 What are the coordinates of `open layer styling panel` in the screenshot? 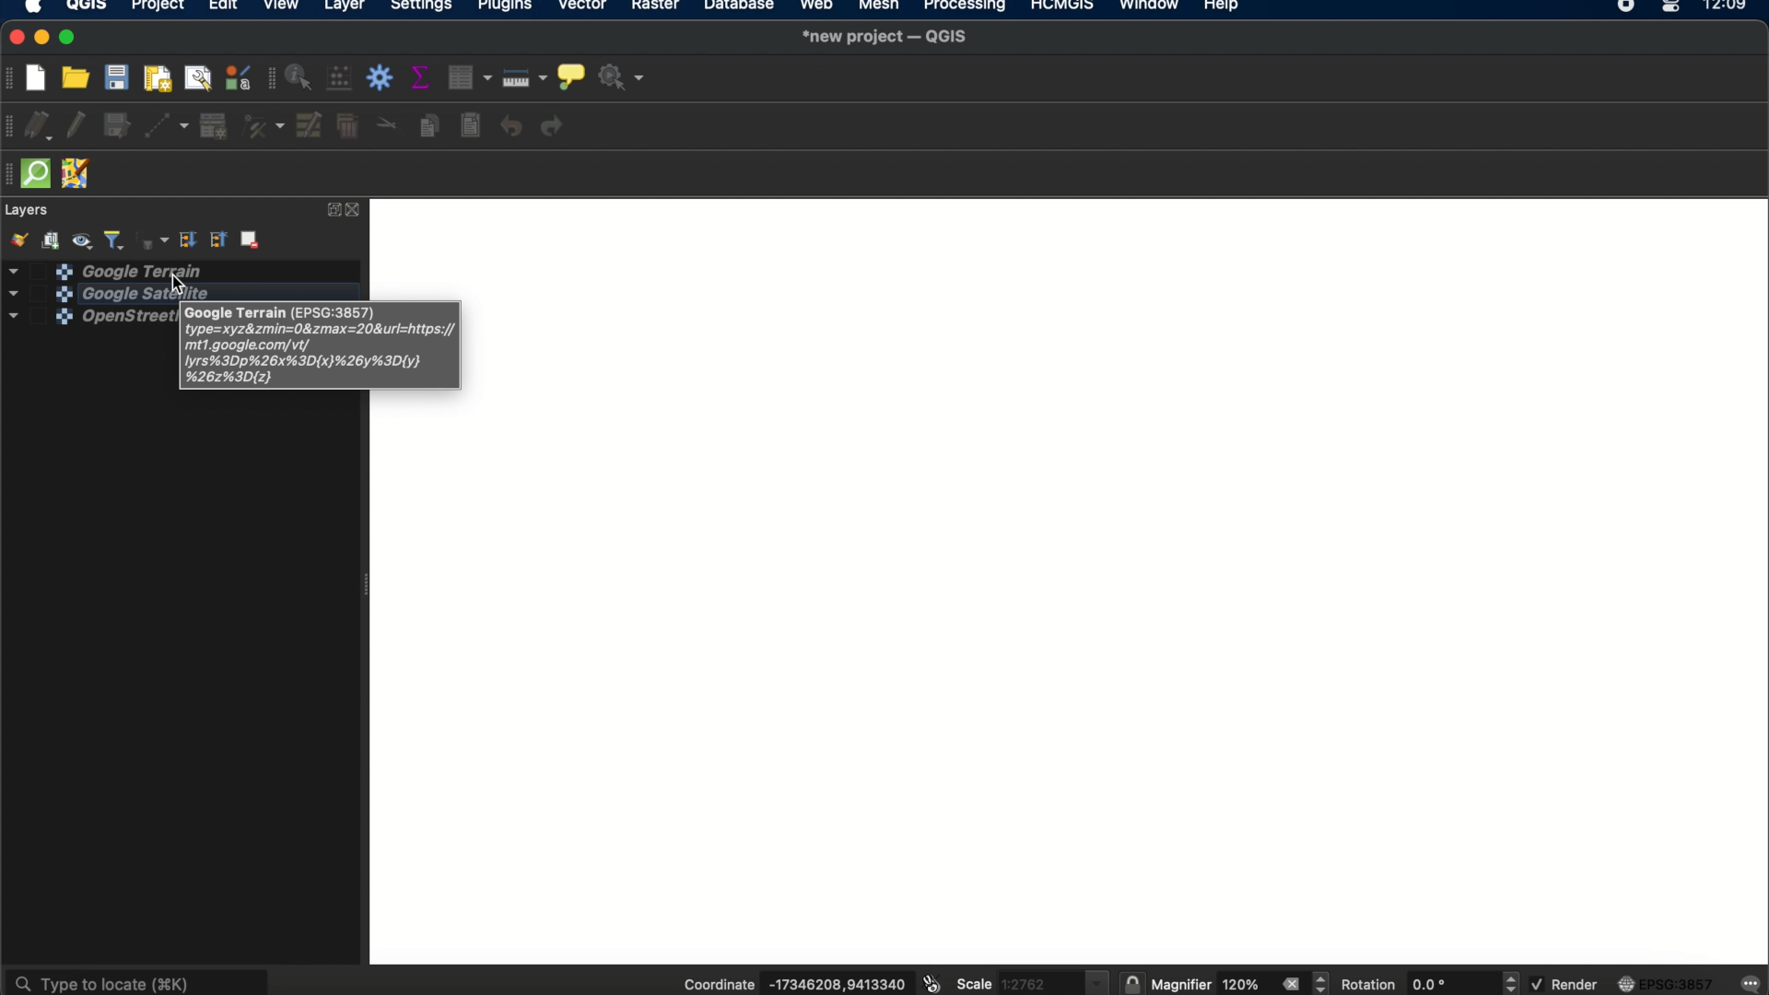 It's located at (18, 240).